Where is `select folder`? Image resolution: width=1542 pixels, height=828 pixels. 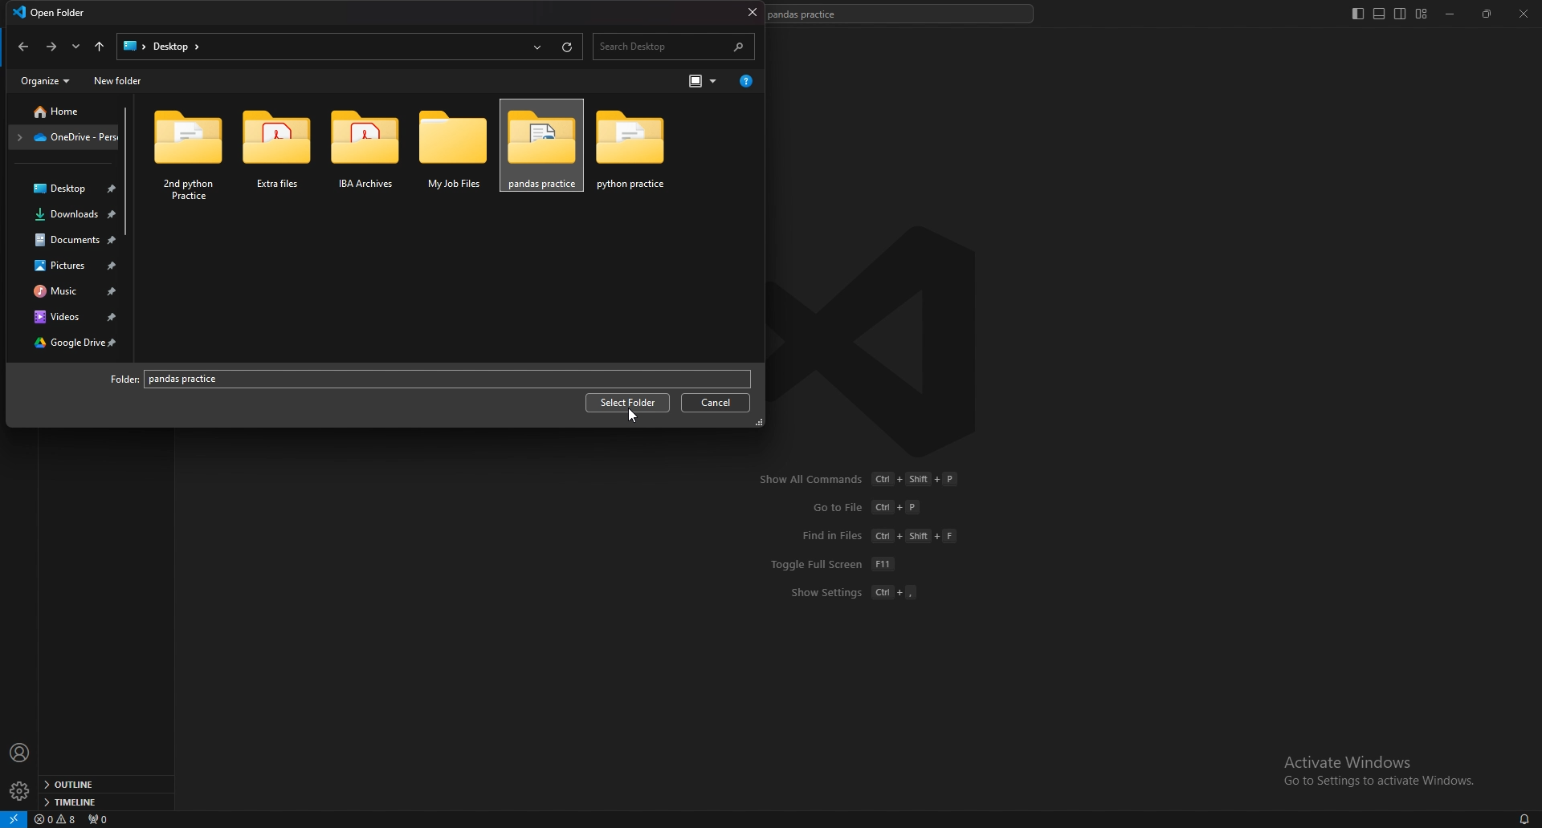
select folder is located at coordinates (628, 404).